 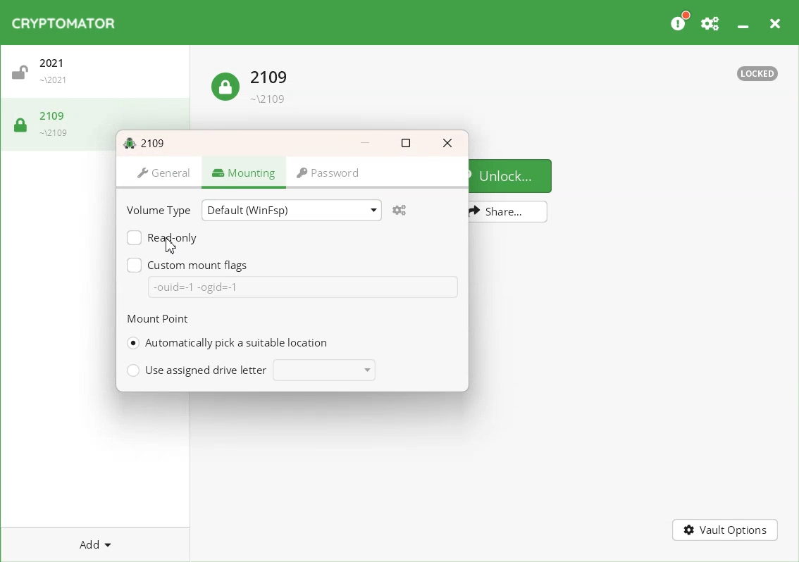 What do you see at coordinates (226, 343) in the screenshot?
I see `Automatically pick a suitable location l` at bounding box center [226, 343].